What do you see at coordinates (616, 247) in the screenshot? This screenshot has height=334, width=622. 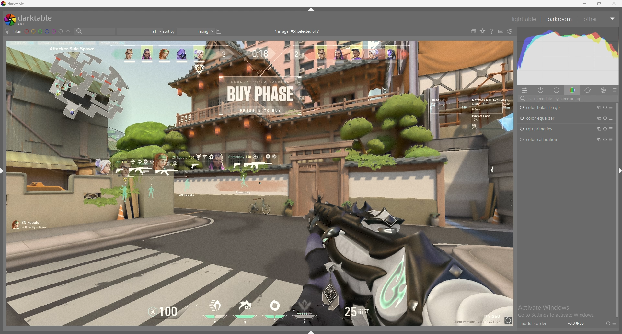 I see `scroll bar` at bounding box center [616, 247].